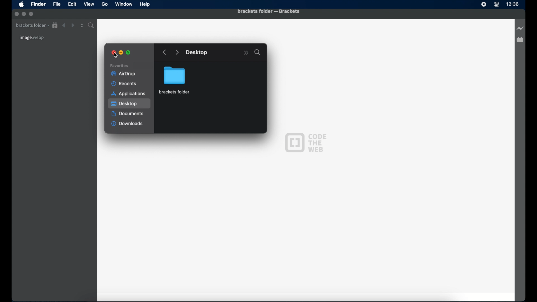 The height and width of the screenshot is (302, 537). Describe the element at coordinates (257, 52) in the screenshot. I see `search` at that location.